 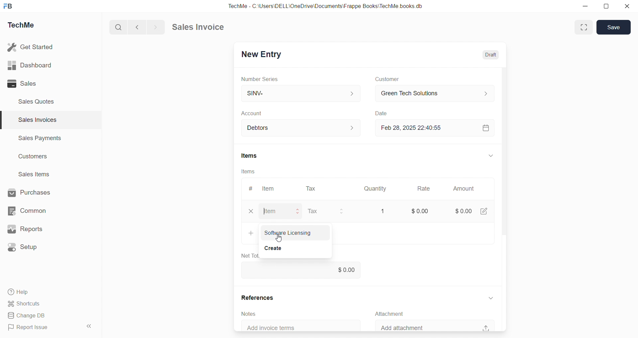 I want to click on Account, so click(x=255, y=113).